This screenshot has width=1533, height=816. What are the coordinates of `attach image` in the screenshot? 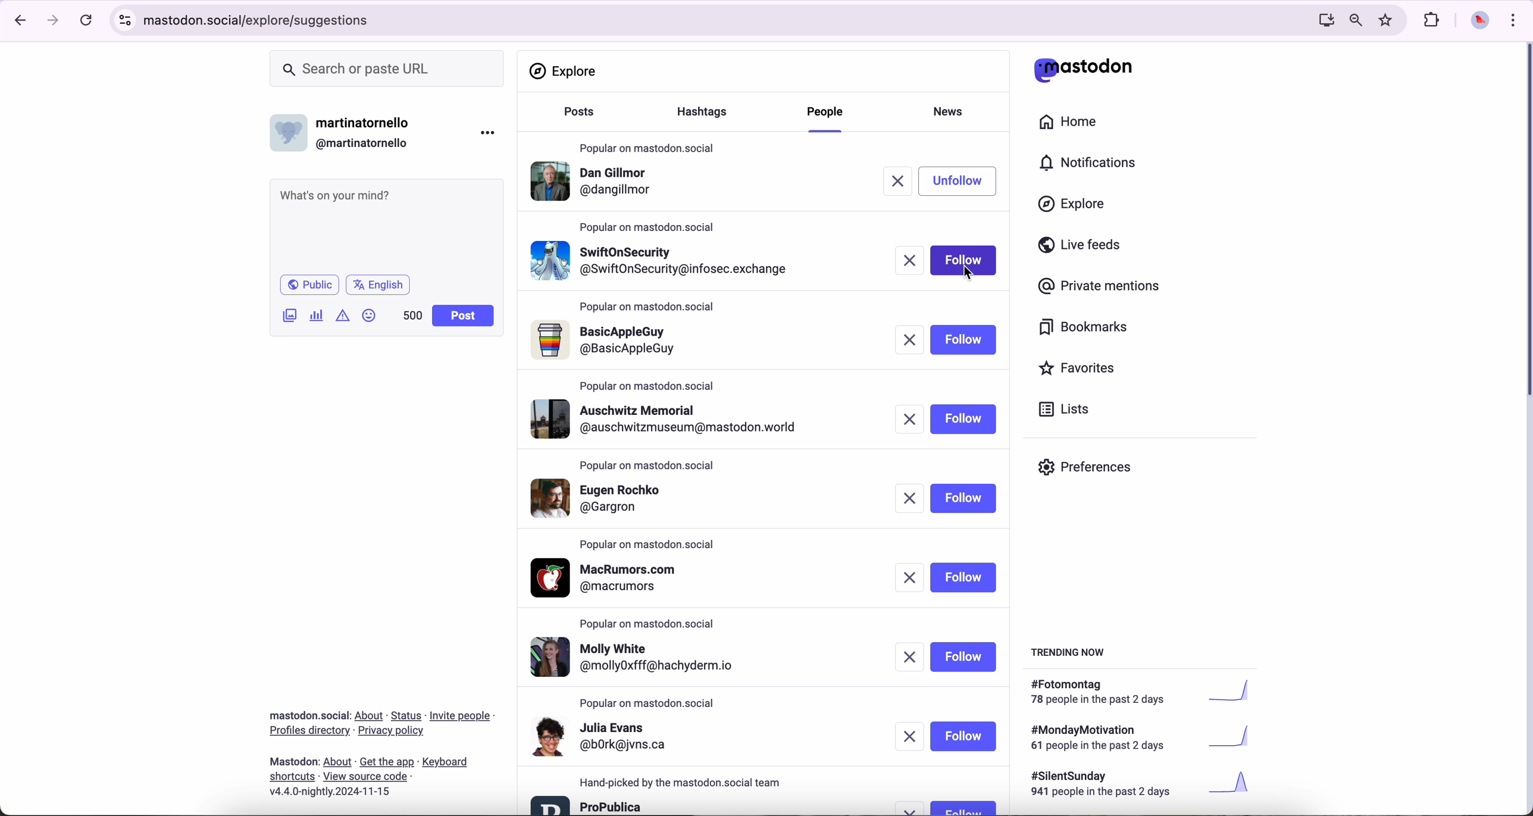 It's located at (290, 315).